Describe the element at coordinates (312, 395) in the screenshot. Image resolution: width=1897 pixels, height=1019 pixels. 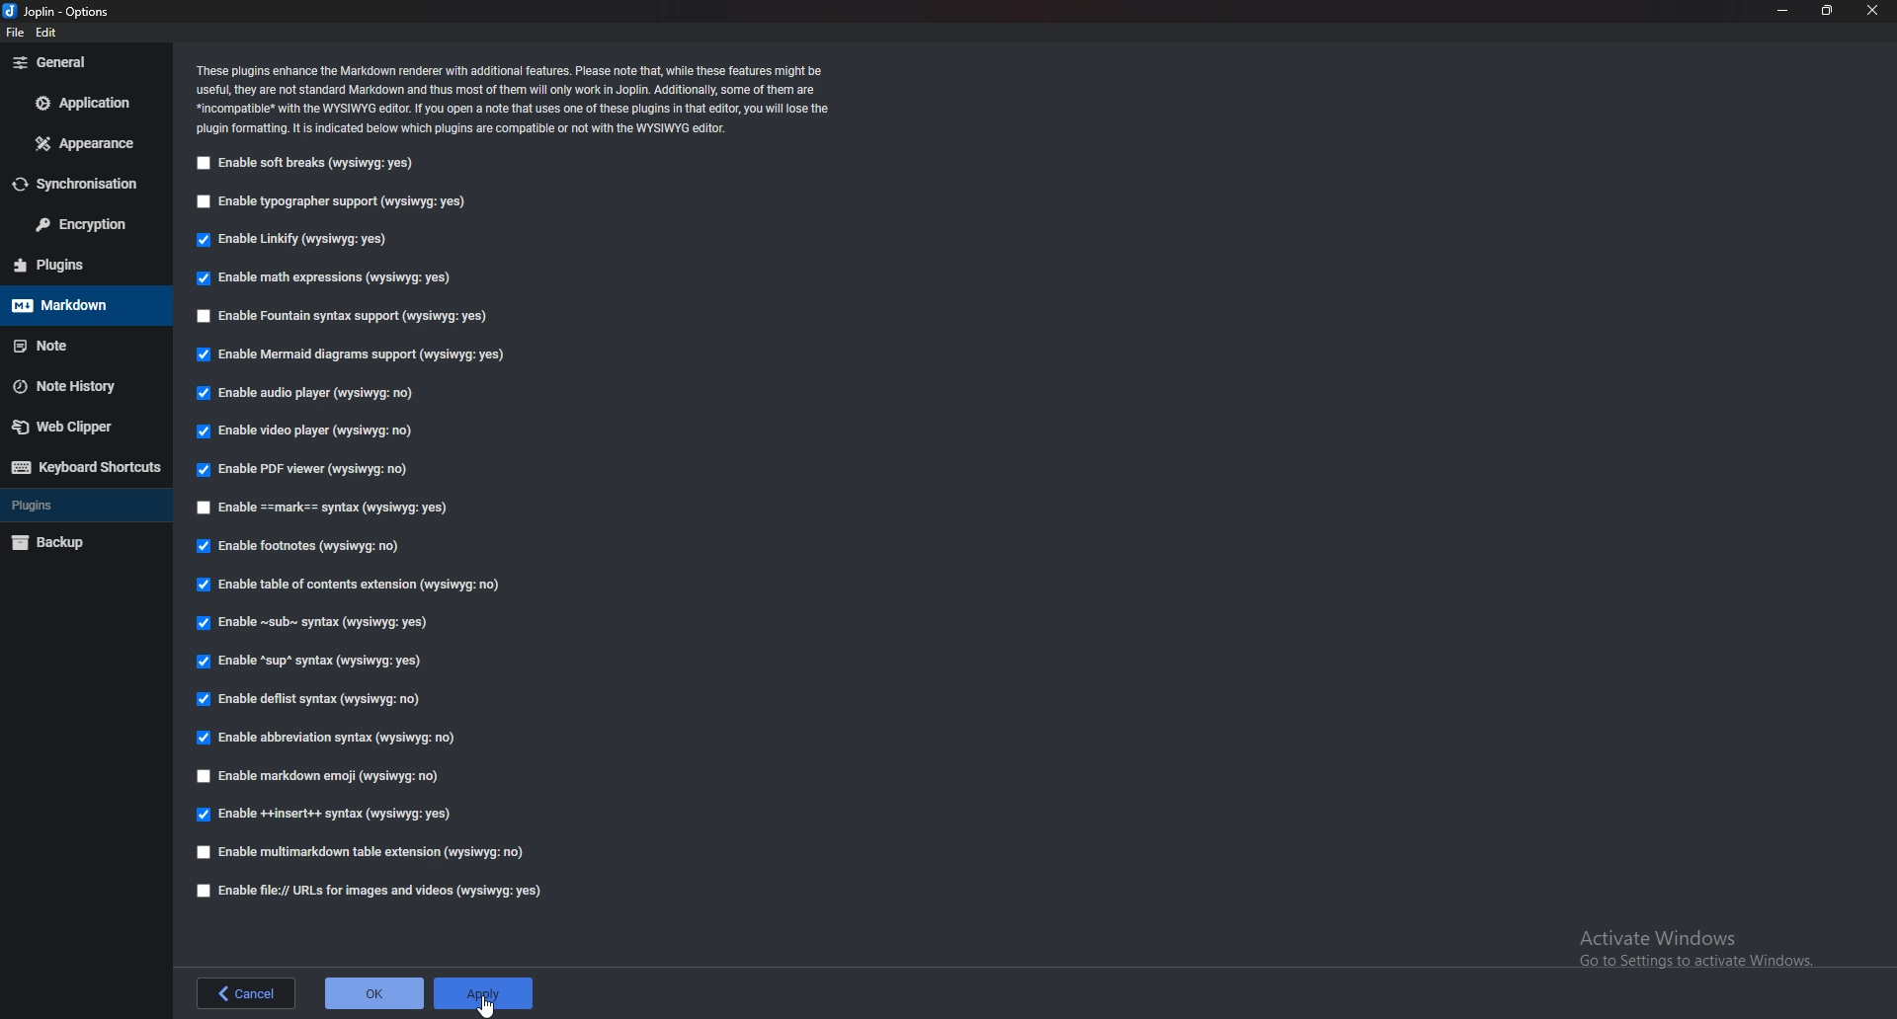
I see `Enable audio player` at that location.